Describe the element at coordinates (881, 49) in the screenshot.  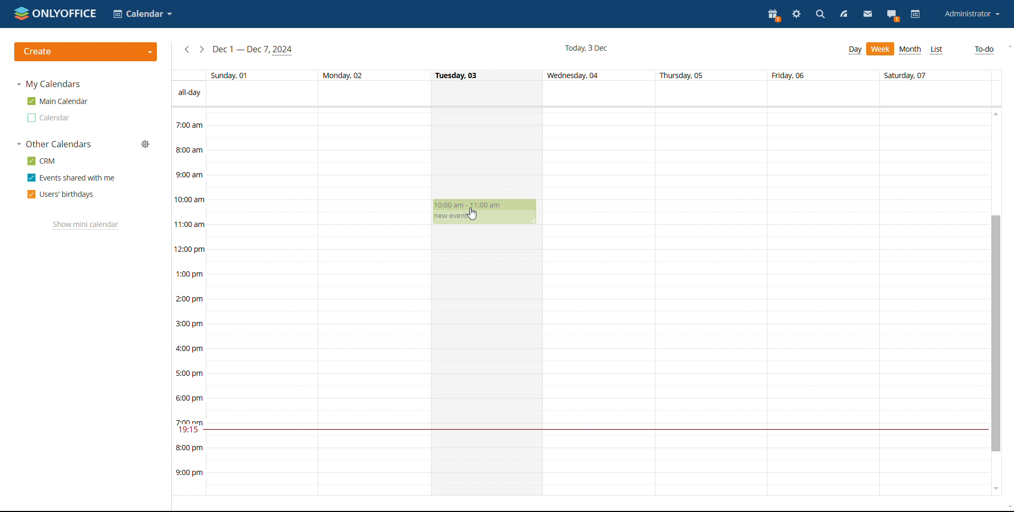
I see `Week` at that location.